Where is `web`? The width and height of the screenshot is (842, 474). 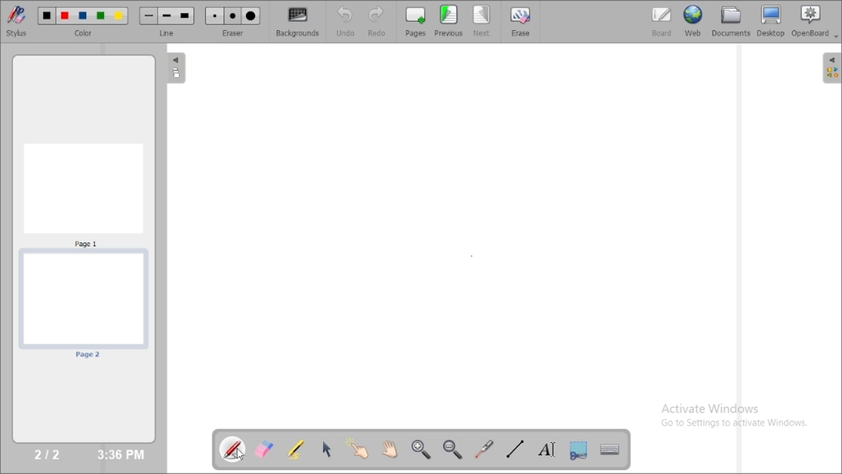
web is located at coordinates (693, 20).